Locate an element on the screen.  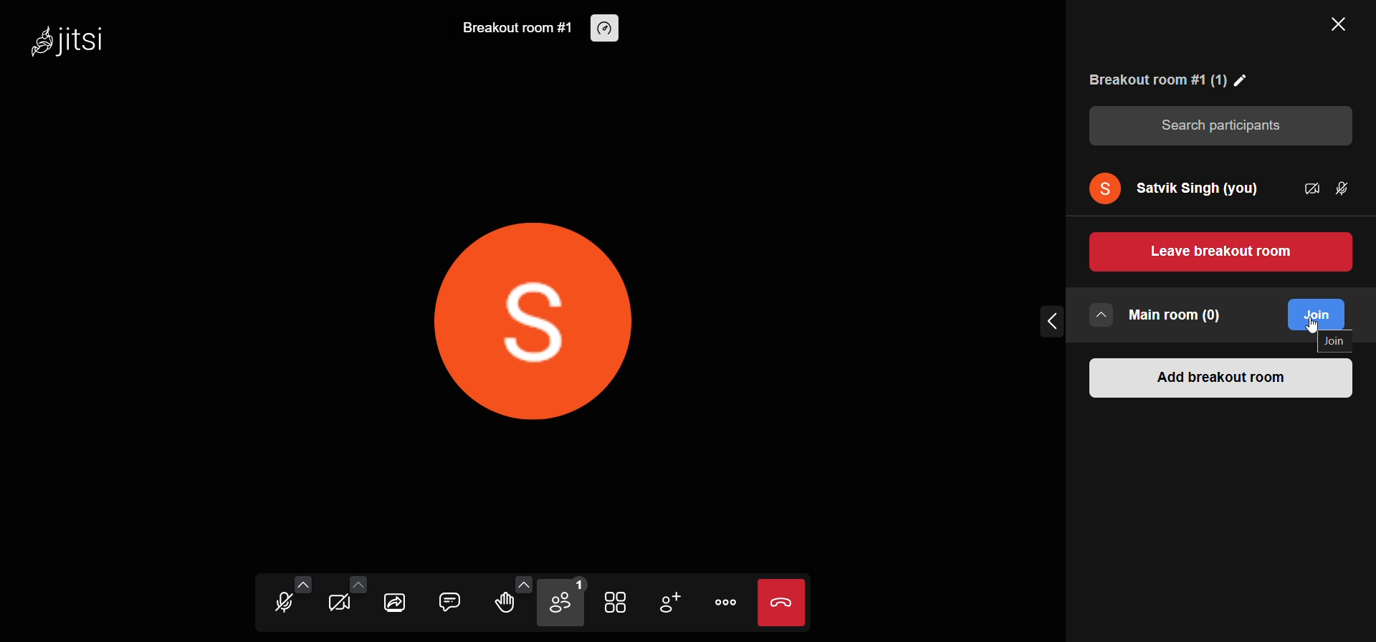
main room (0) is located at coordinates (1182, 315).